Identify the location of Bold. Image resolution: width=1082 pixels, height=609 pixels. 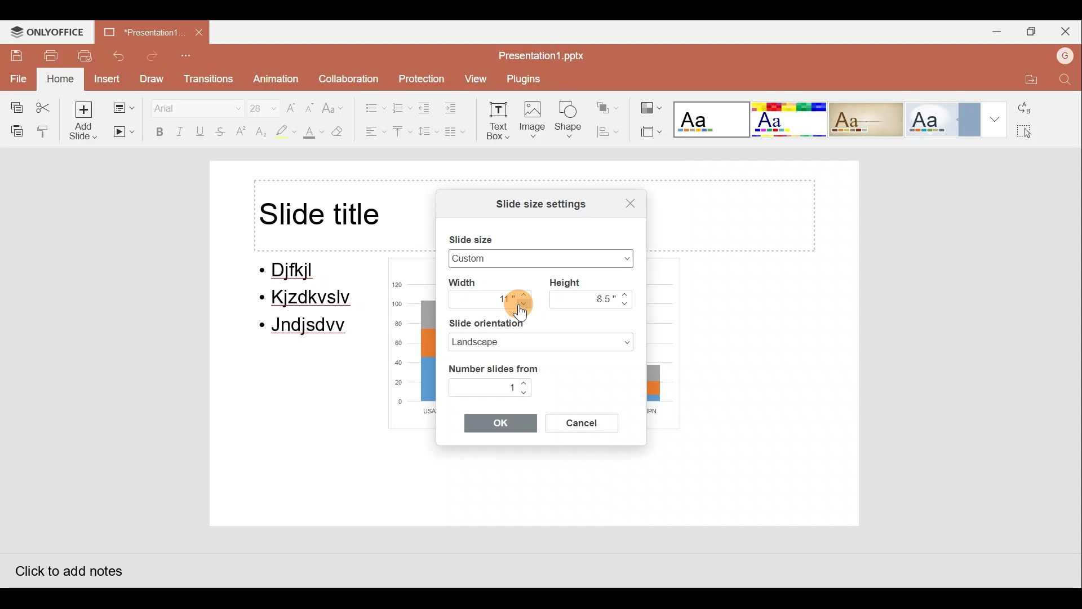
(157, 131).